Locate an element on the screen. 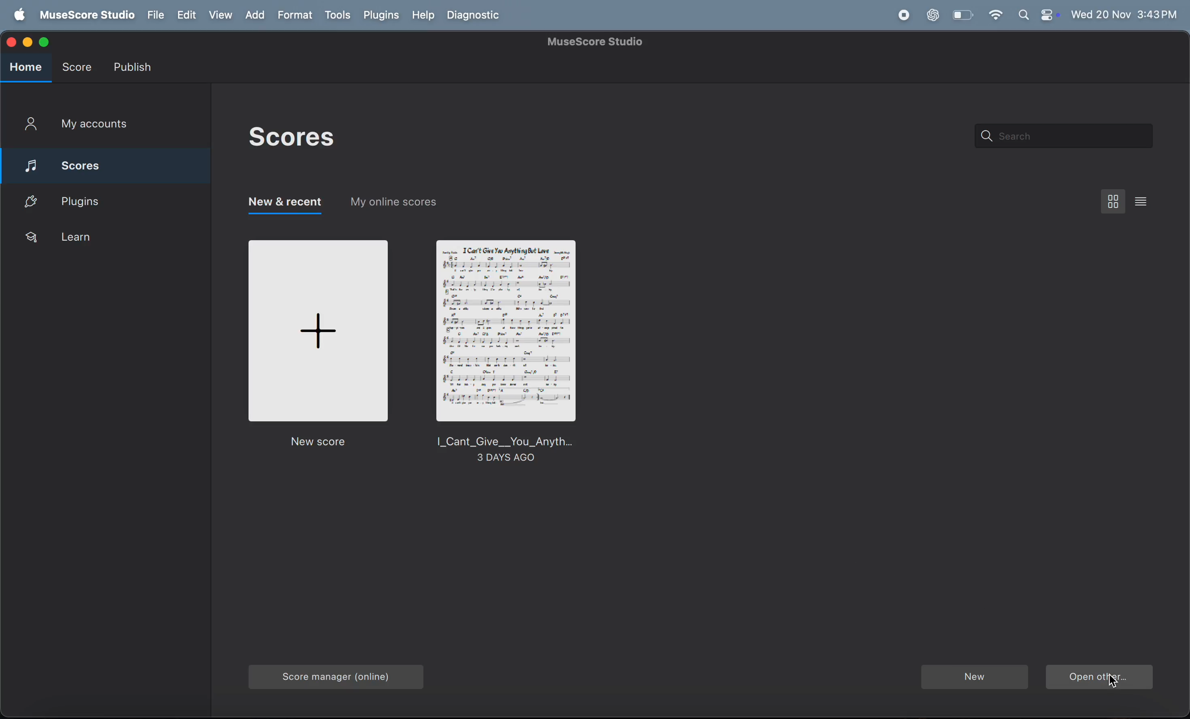 Image resolution: width=1190 pixels, height=719 pixels. scores is located at coordinates (108, 164).